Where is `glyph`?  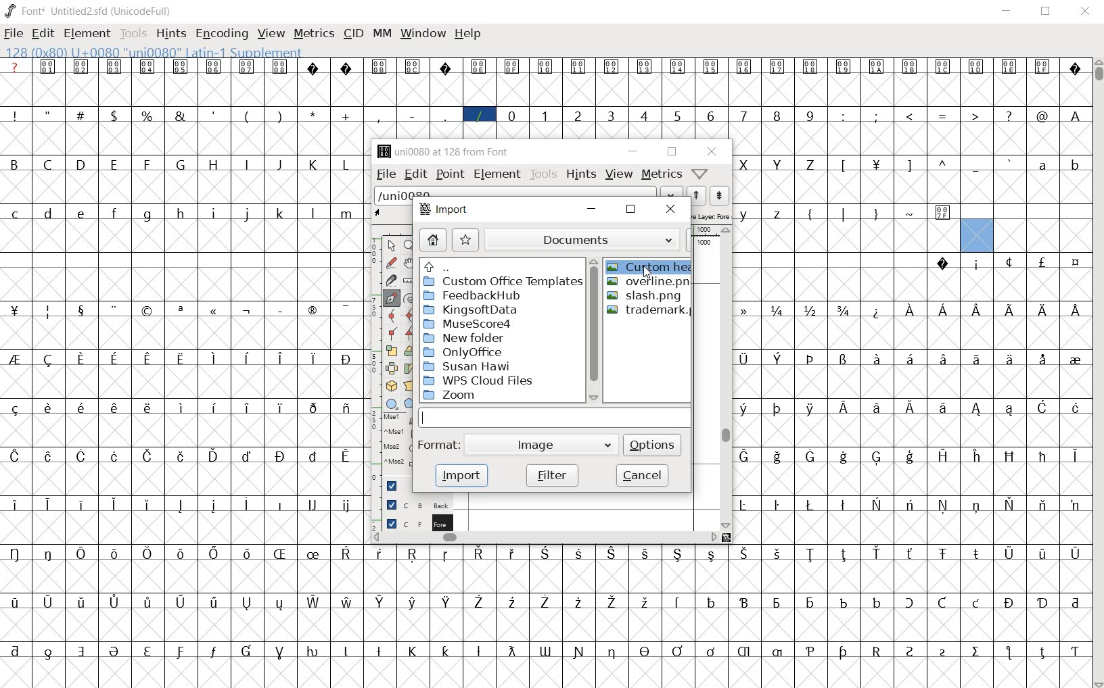 glyph is located at coordinates (876, 602).